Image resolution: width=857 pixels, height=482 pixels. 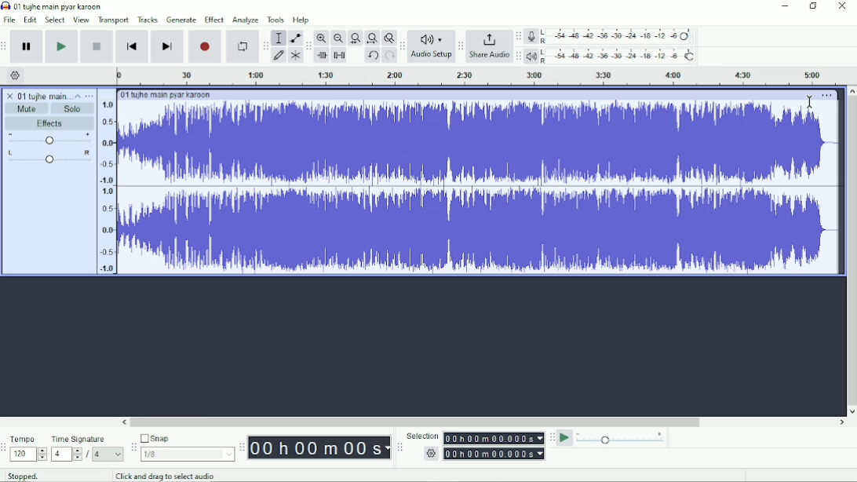 I want to click on settings, so click(x=431, y=453).